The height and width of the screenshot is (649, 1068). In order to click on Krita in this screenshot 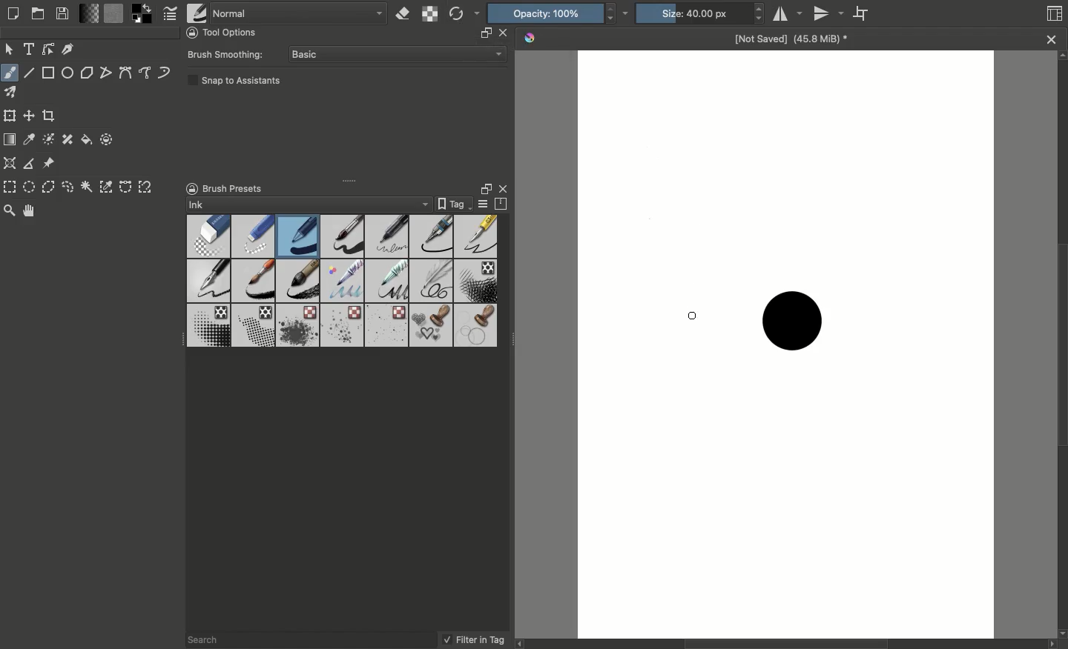, I will do `click(530, 39)`.